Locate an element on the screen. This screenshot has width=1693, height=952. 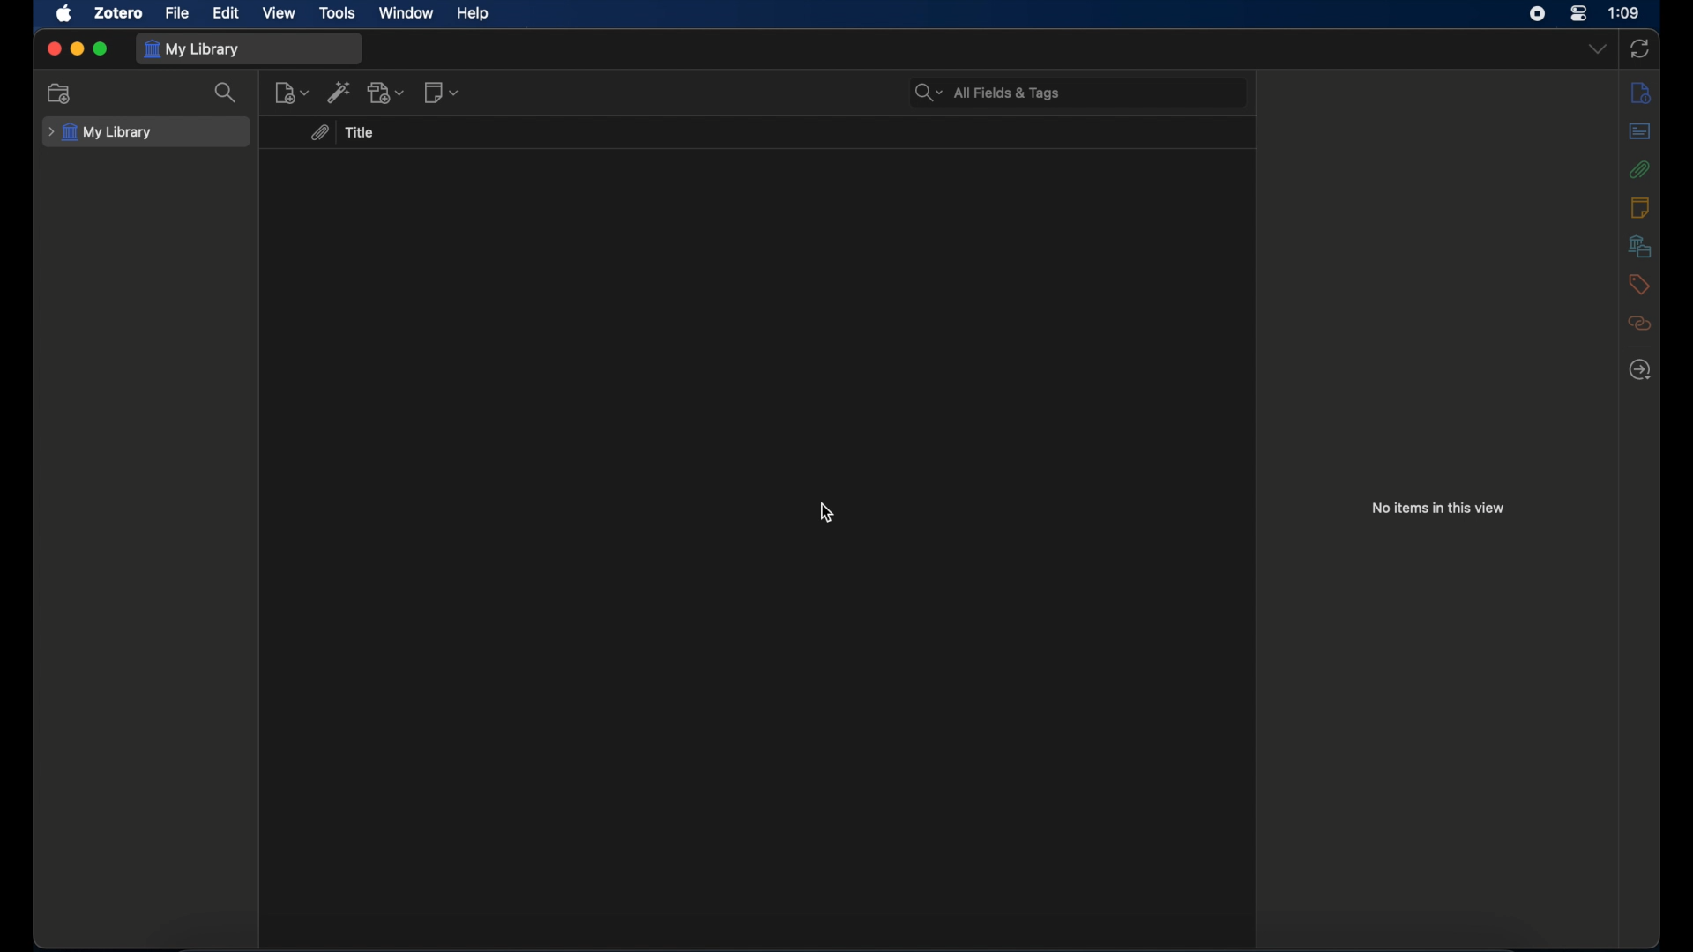
search bar is located at coordinates (988, 91).